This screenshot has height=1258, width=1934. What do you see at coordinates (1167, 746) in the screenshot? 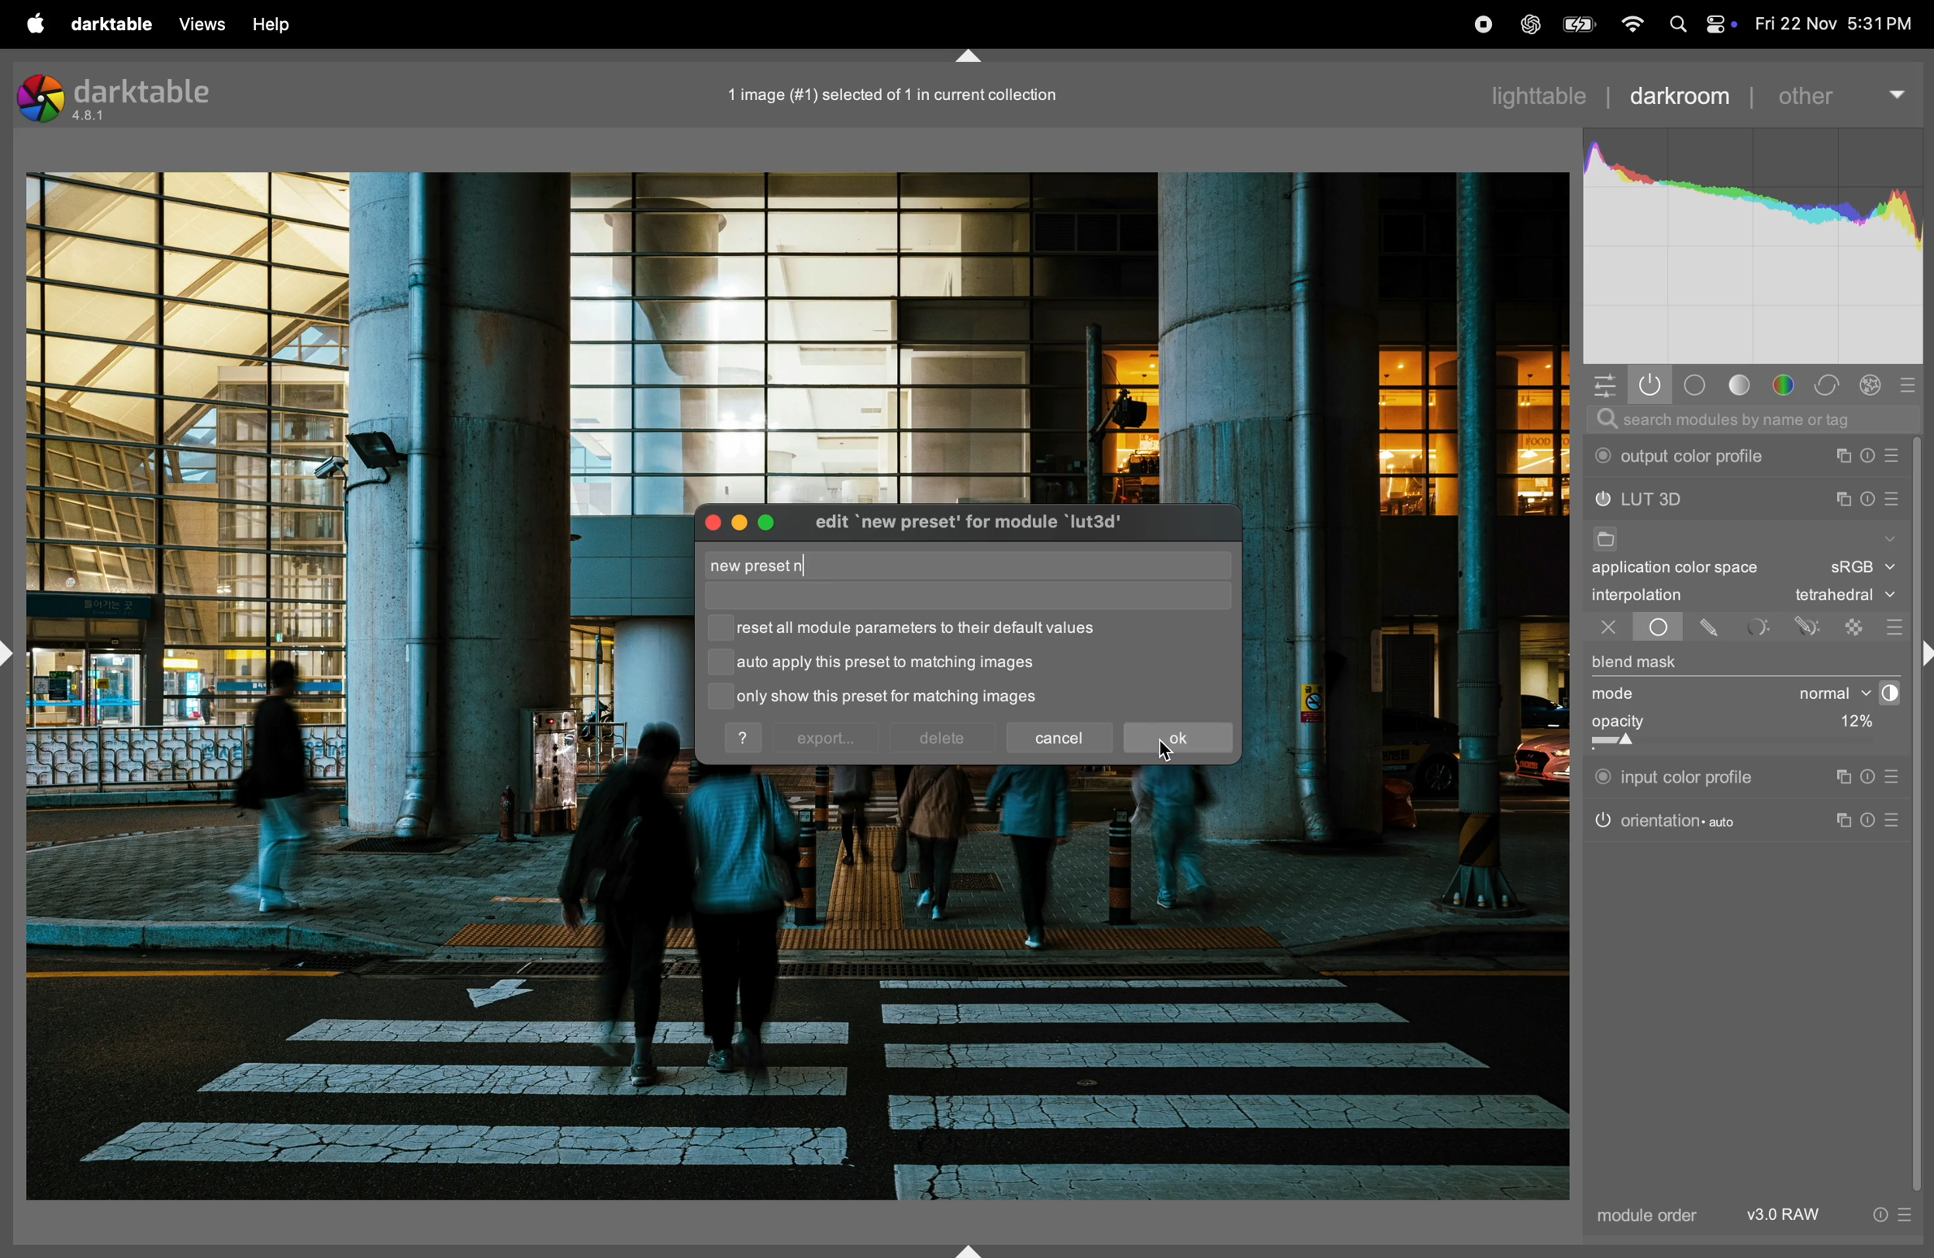
I see `cursor` at bounding box center [1167, 746].